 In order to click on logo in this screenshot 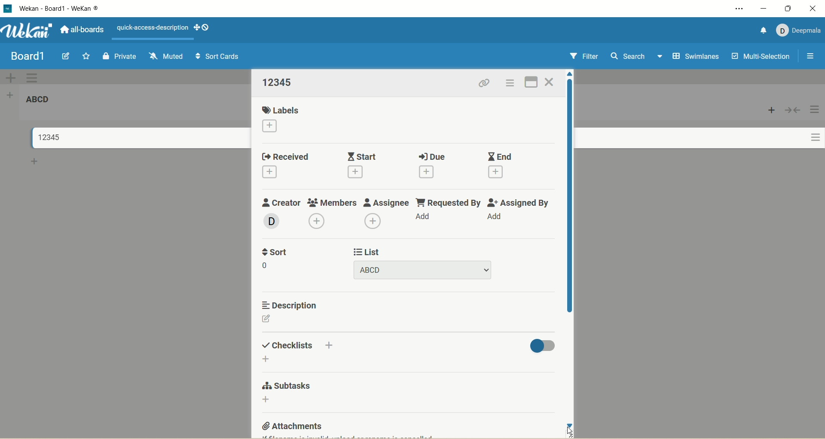, I will do `click(7, 9)`.